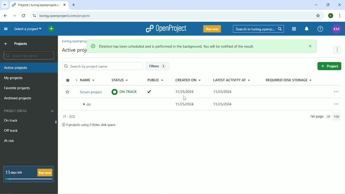 This screenshot has height=194, width=345. Describe the element at coordinates (92, 92) in the screenshot. I see `Demo project` at that location.